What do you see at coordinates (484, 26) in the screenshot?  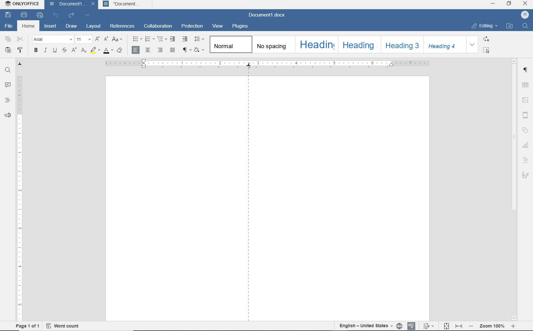 I see `EDITING` at bounding box center [484, 26].